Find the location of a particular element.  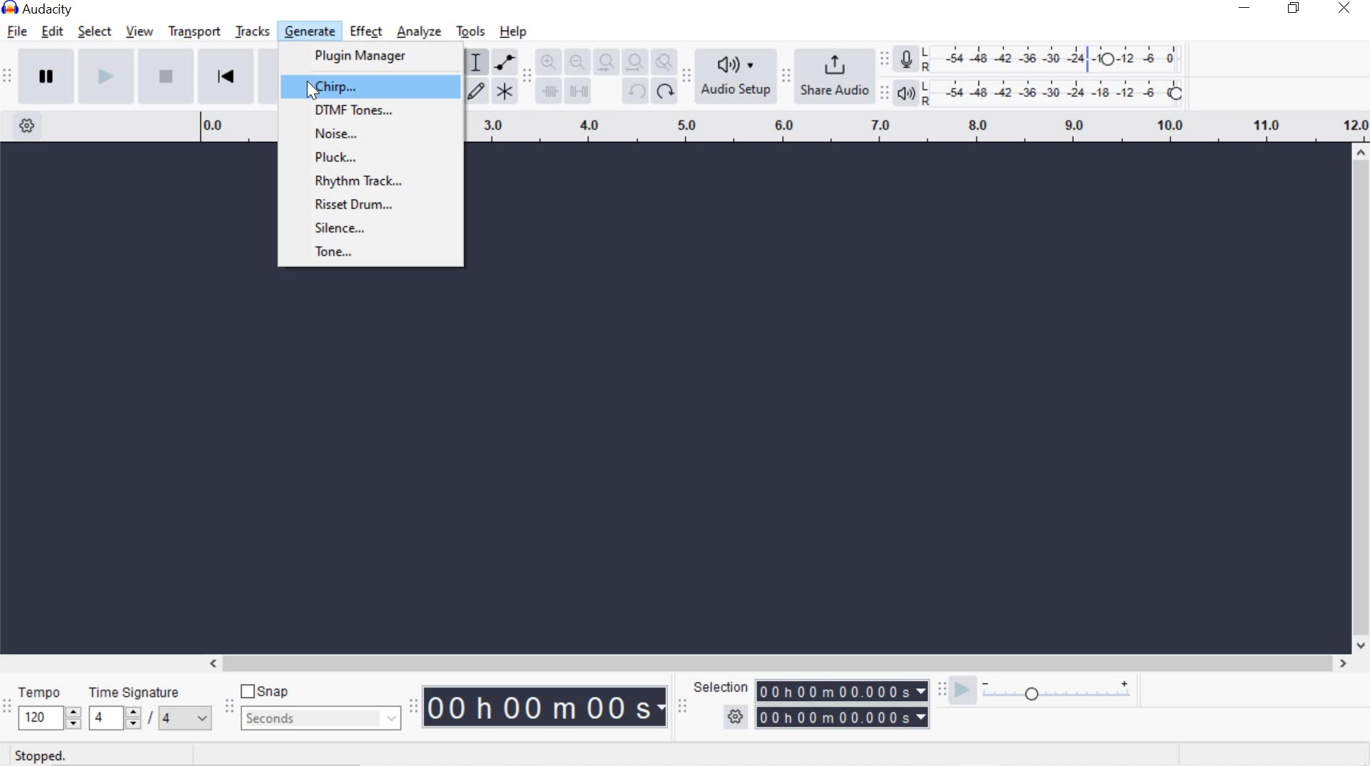

seconds is located at coordinates (321, 718).